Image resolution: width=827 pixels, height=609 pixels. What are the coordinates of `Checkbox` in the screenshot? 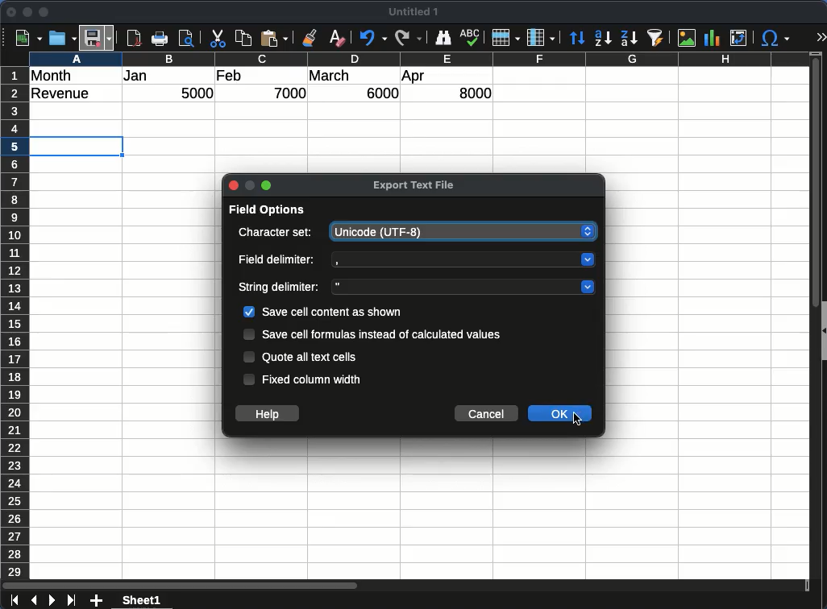 It's located at (249, 357).